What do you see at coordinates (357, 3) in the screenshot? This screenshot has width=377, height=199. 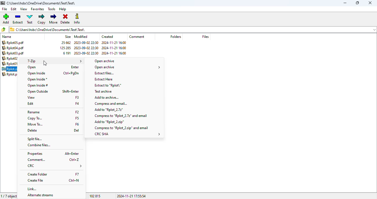 I see `maximize` at bounding box center [357, 3].